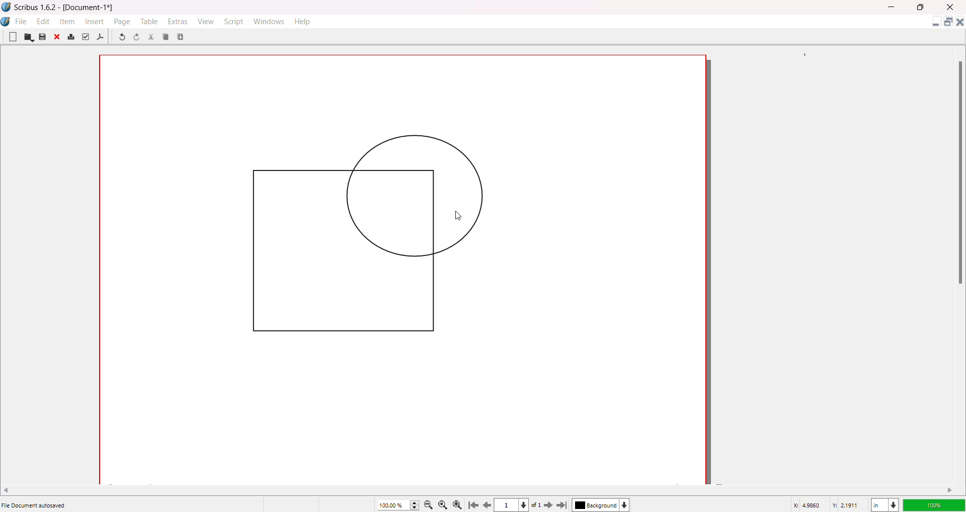 Image resolution: width=966 pixels, height=512 pixels. What do you see at coordinates (178, 21) in the screenshot?
I see `Extras` at bounding box center [178, 21].